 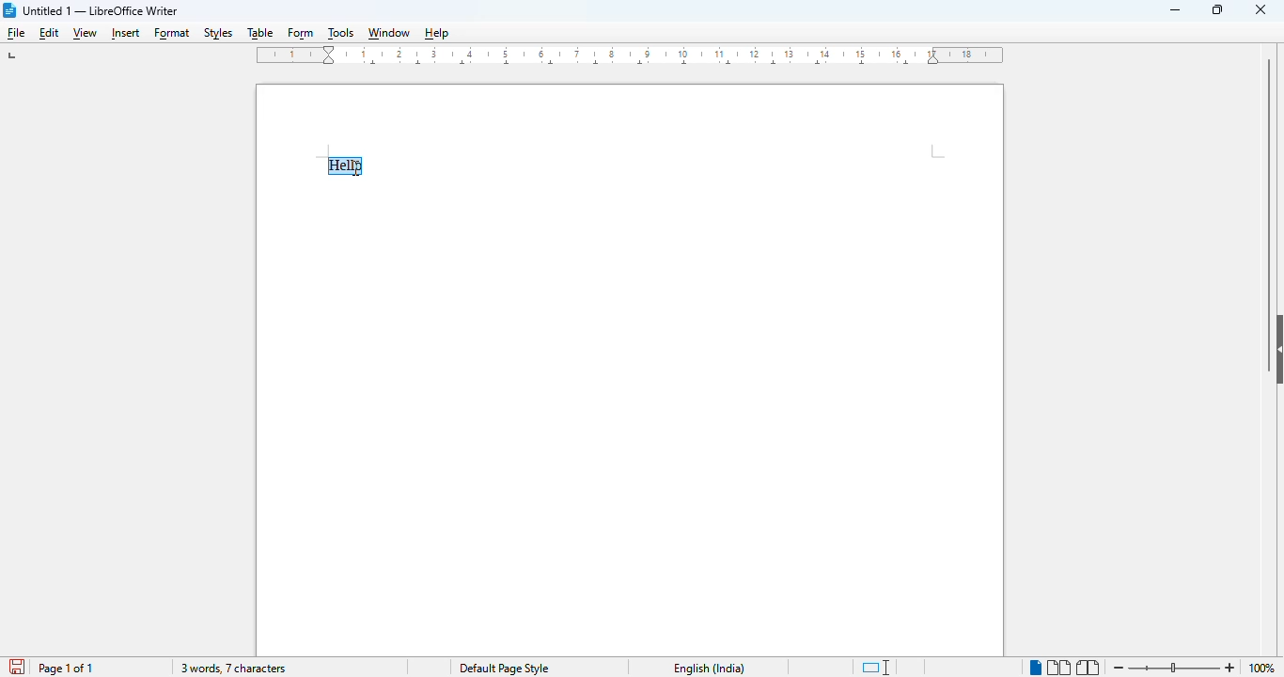 What do you see at coordinates (1261, 8) in the screenshot?
I see `close` at bounding box center [1261, 8].